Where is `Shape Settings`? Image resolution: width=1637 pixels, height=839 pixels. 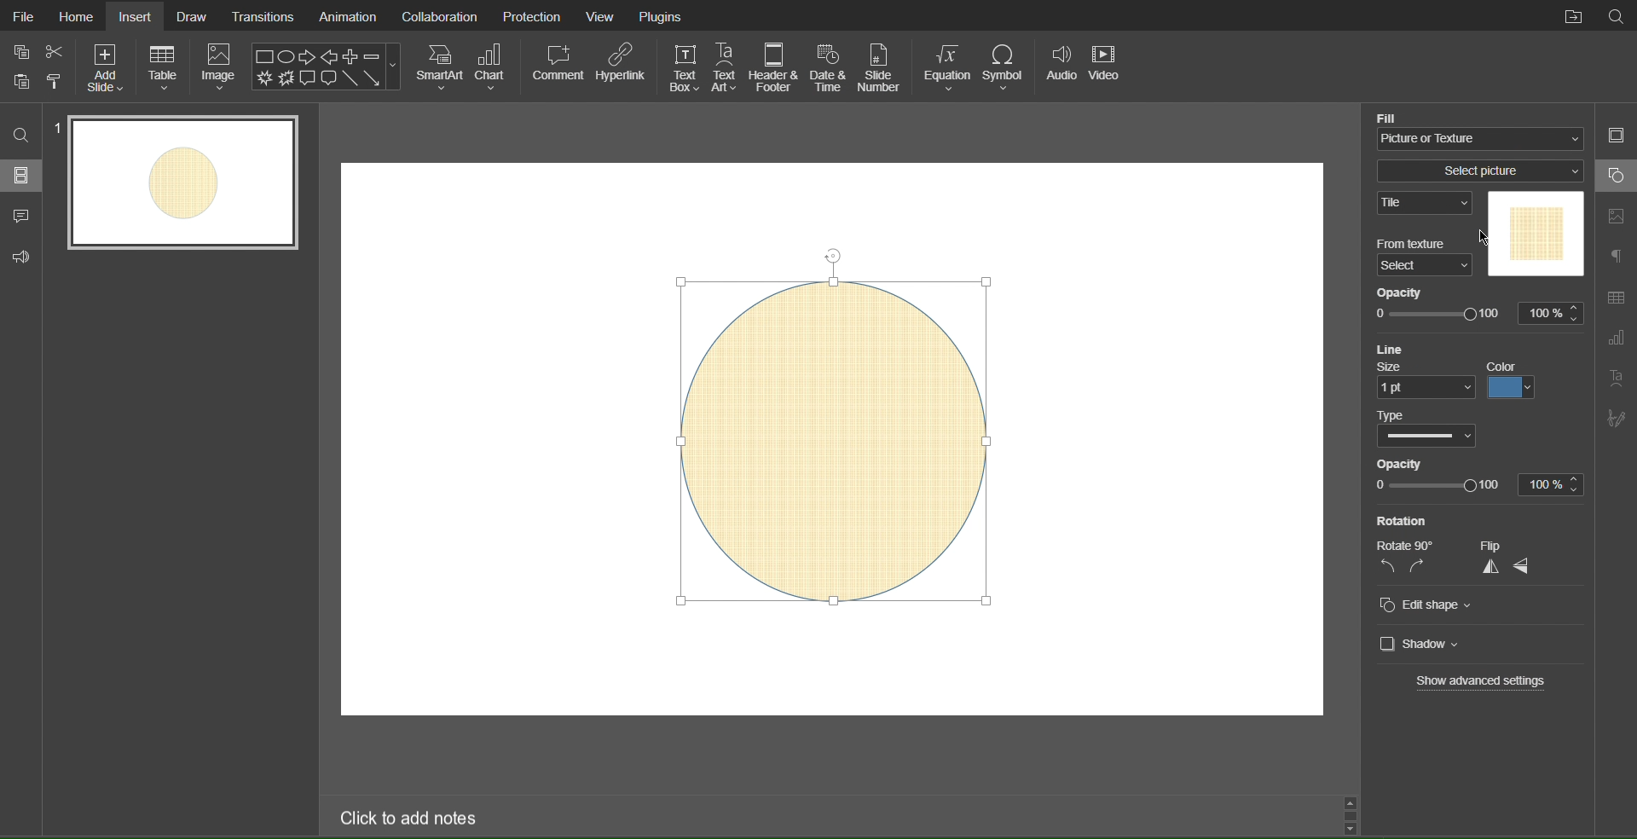
Shape Settings is located at coordinates (1615, 176).